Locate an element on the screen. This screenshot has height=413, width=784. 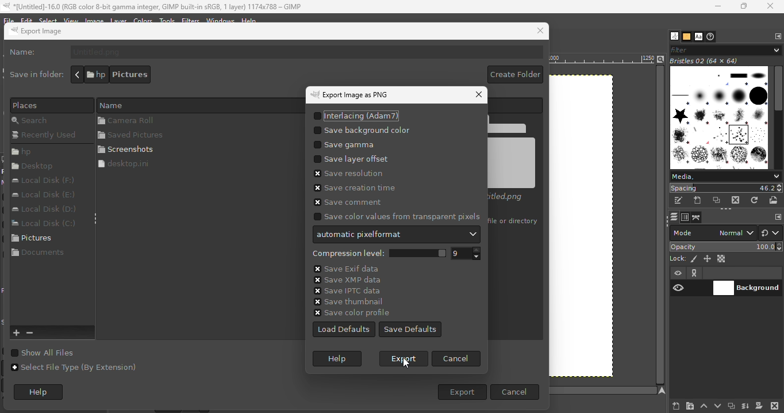
Help is located at coordinates (341, 359).